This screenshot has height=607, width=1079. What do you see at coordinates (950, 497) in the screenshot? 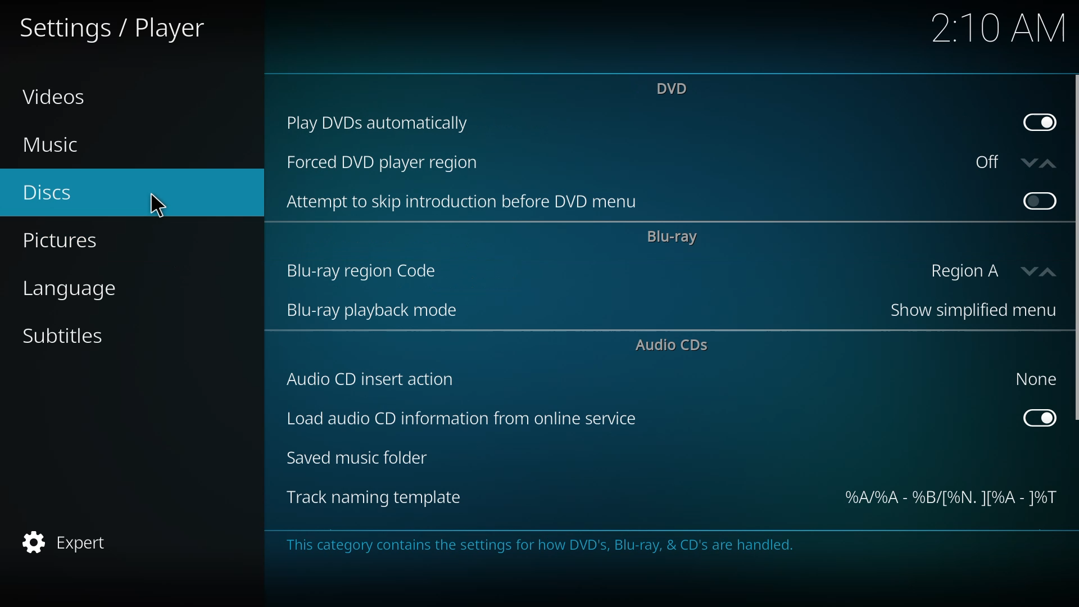
I see `template` at bounding box center [950, 497].